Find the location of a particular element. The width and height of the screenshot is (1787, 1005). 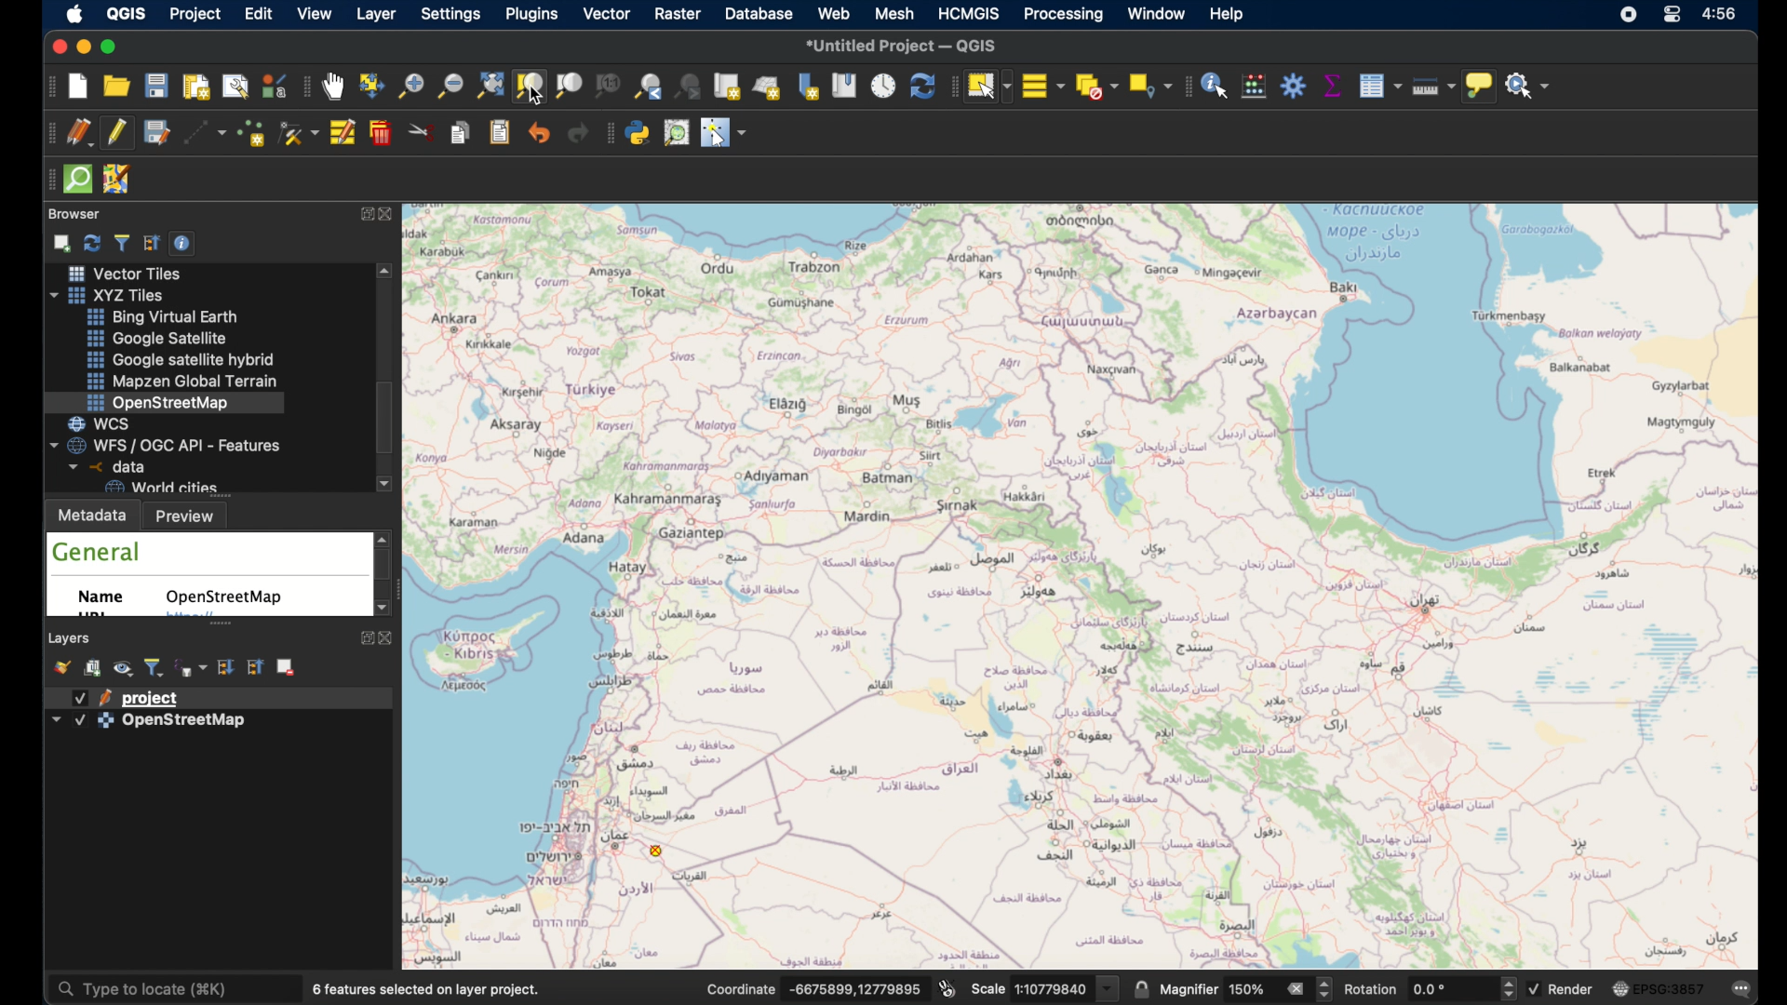

current edits is located at coordinates (79, 133).